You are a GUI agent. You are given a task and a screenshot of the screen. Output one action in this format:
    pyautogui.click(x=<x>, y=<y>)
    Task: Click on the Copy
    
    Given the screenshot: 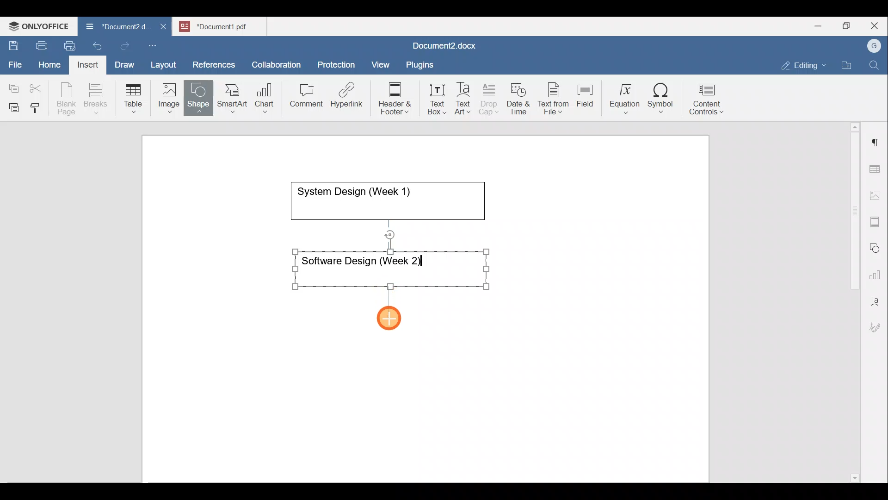 What is the action you would take?
    pyautogui.click(x=12, y=85)
    